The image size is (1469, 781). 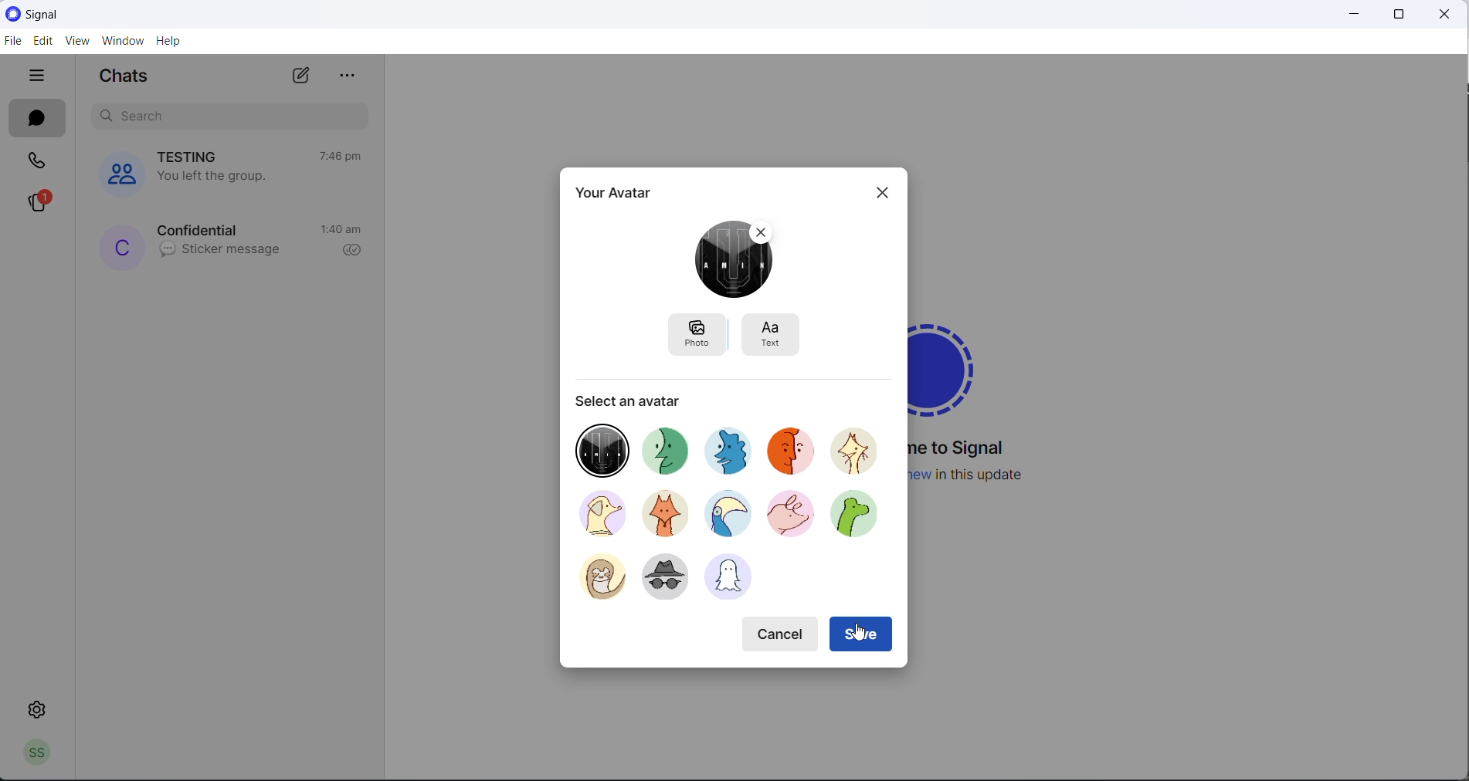 I want to click on profile picture, so click(x=122, y=246).